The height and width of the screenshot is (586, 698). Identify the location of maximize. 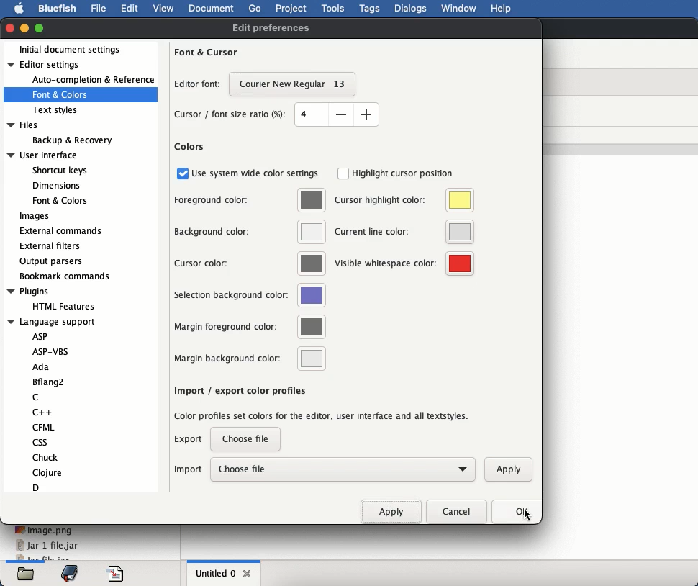
(40, 27).